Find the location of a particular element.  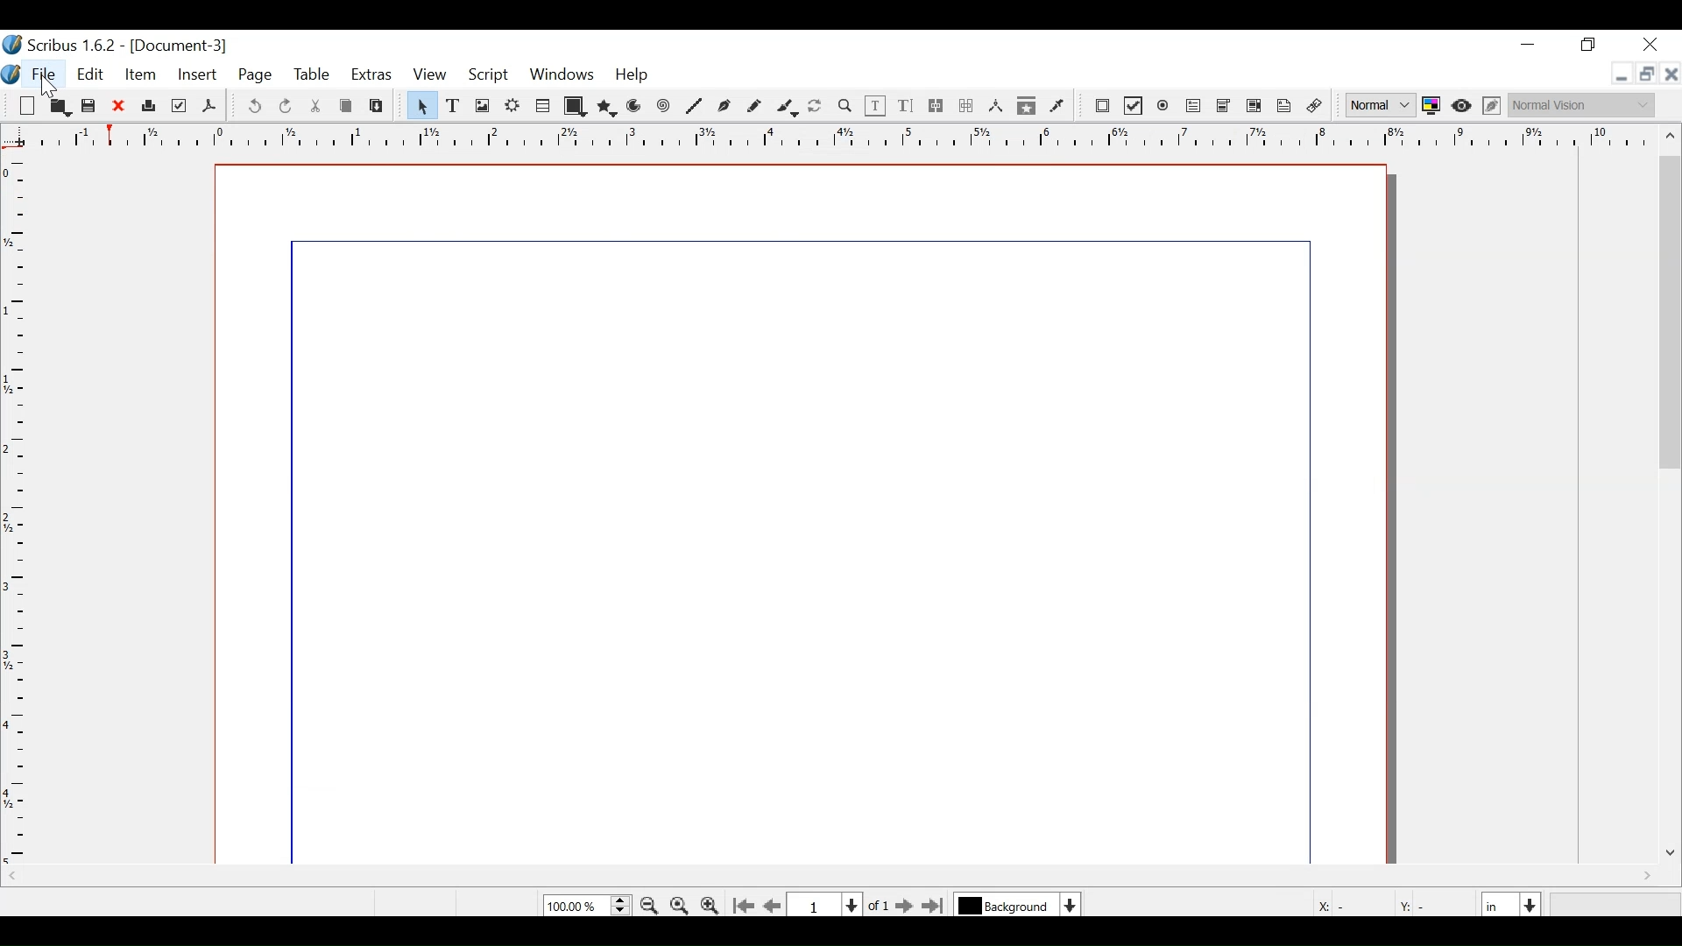

Polygon is located at coordinates (605, 108).